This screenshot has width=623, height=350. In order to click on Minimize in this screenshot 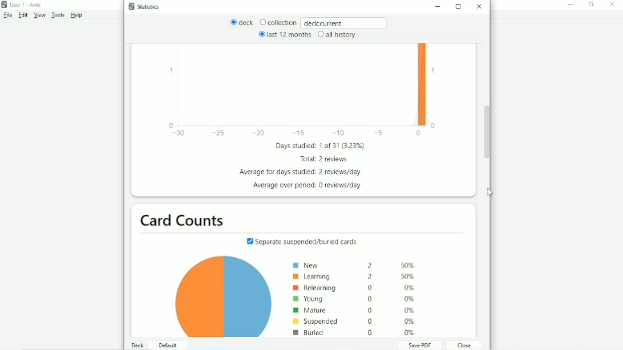, I will do `click(440, 7)`.